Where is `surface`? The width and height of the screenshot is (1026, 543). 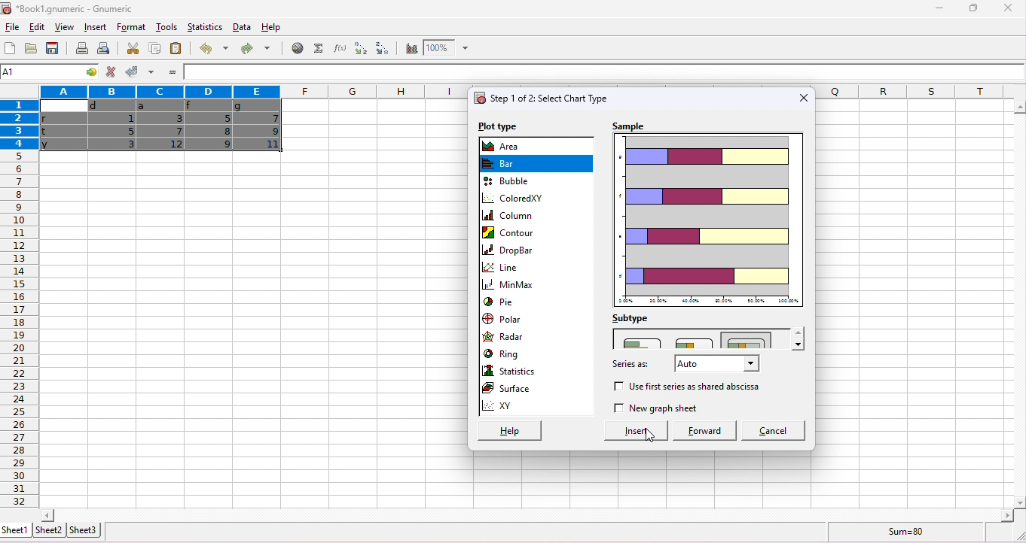 surface is located at coordinates (519, 390).